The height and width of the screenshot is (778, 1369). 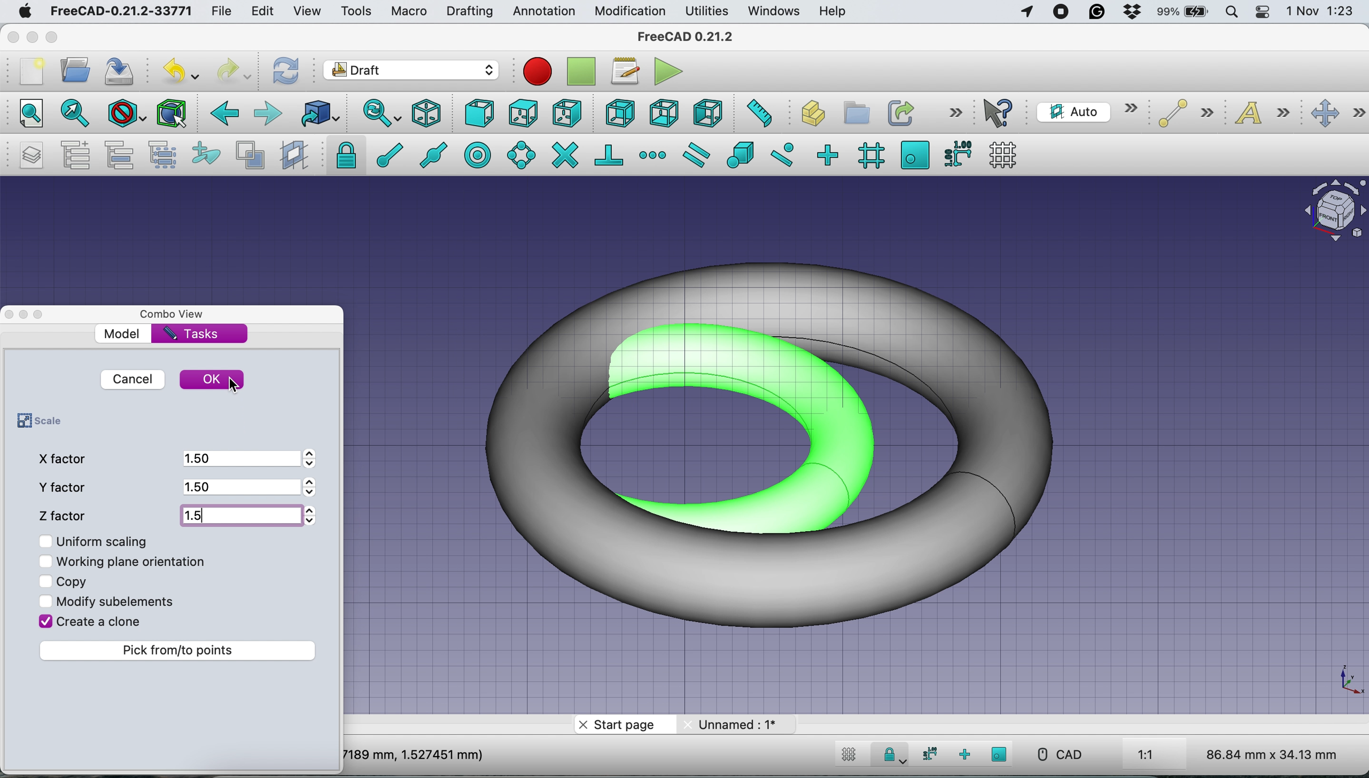 What do you see at coordinates (181, 650) in the screenshot?
I see `pick from to points` at bounding box center [181, 650].